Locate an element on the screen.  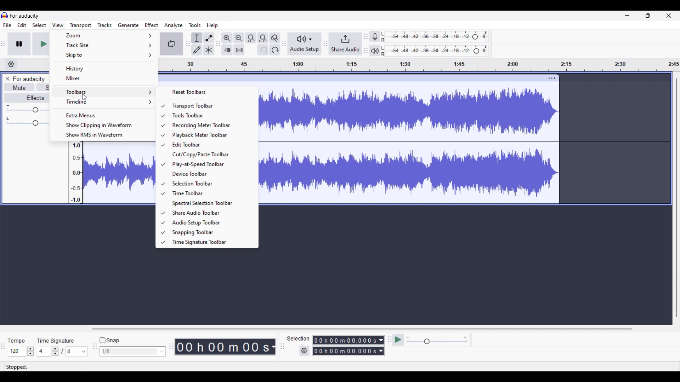
File is located at coordinates (7, 25).